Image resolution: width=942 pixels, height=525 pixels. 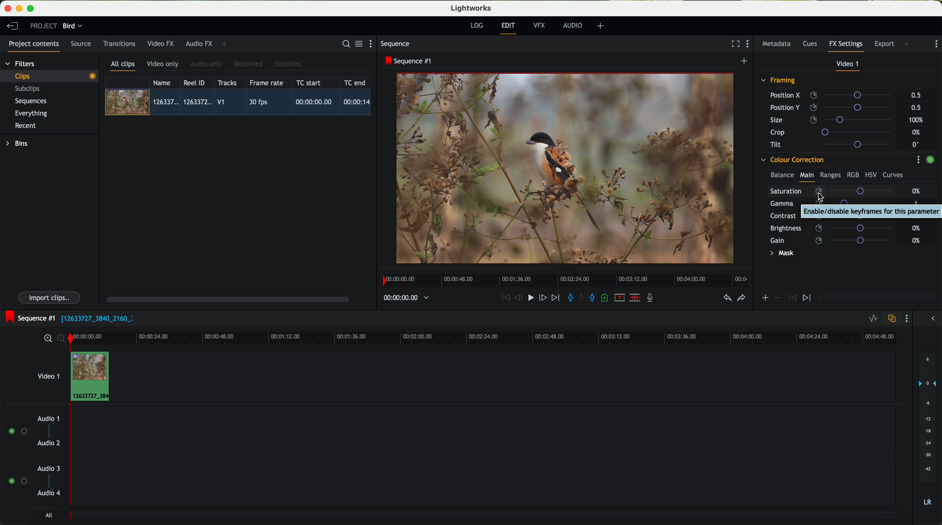 I want to click on close program, so click(x=8, y=8).